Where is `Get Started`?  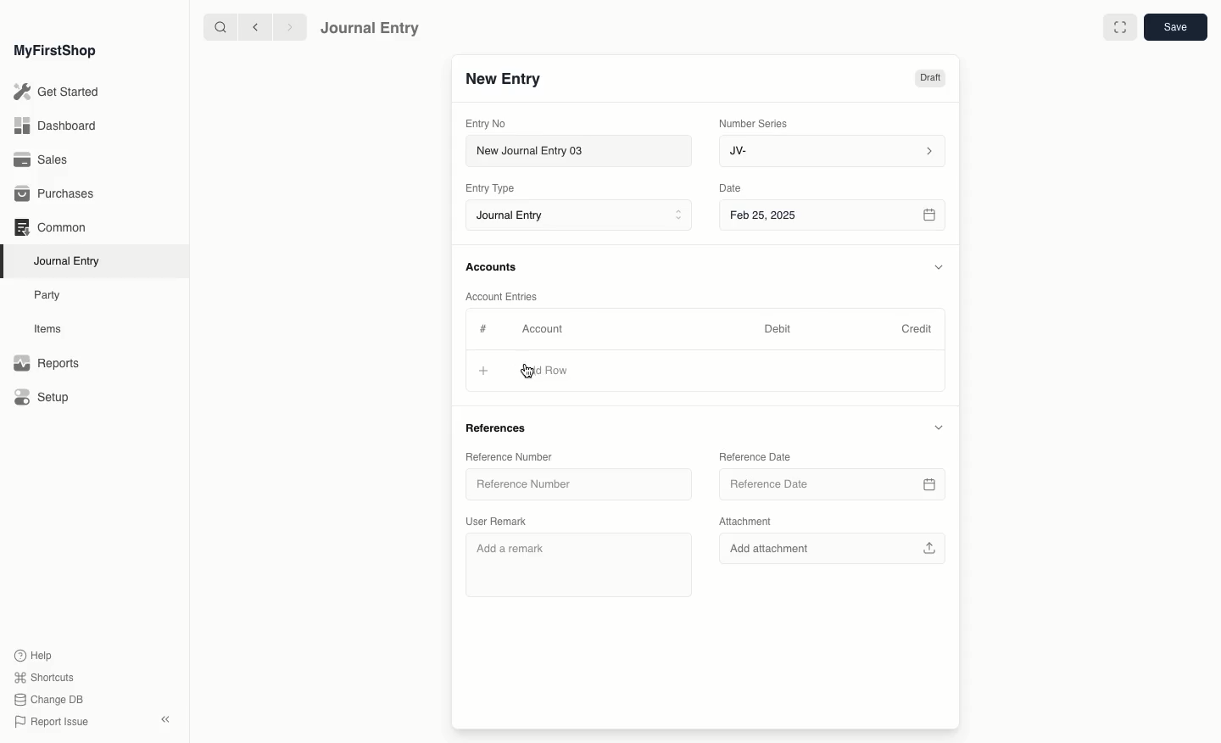 Get Started is located at coordinates (58, 92).